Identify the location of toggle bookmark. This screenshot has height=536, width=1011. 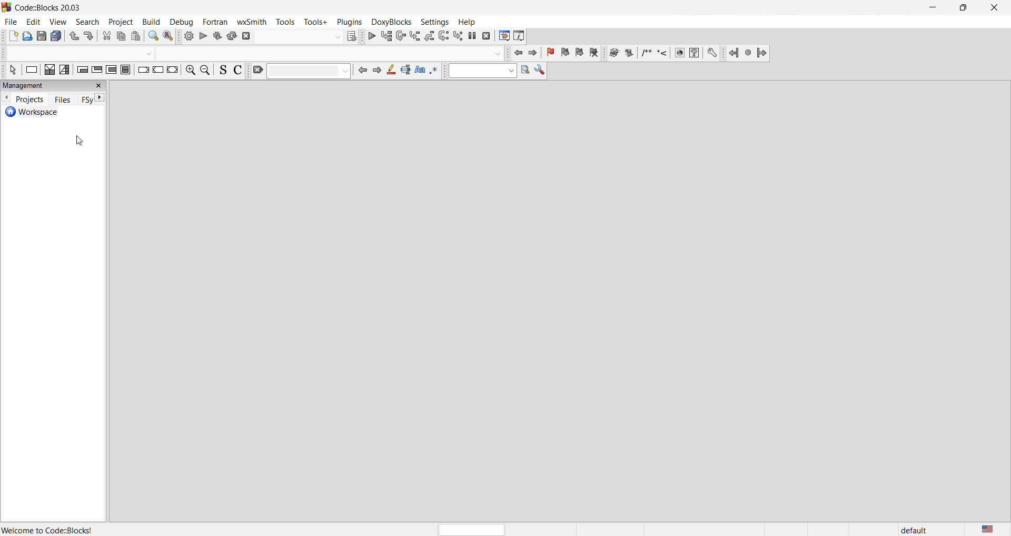
(550, 54).